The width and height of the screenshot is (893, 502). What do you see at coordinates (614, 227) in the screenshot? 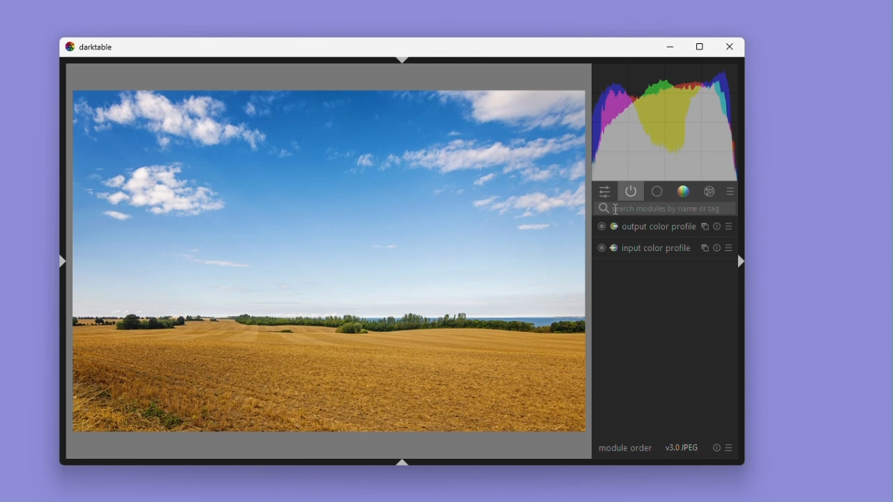
I see `Color Calibration` at bounding box center [614, 227].